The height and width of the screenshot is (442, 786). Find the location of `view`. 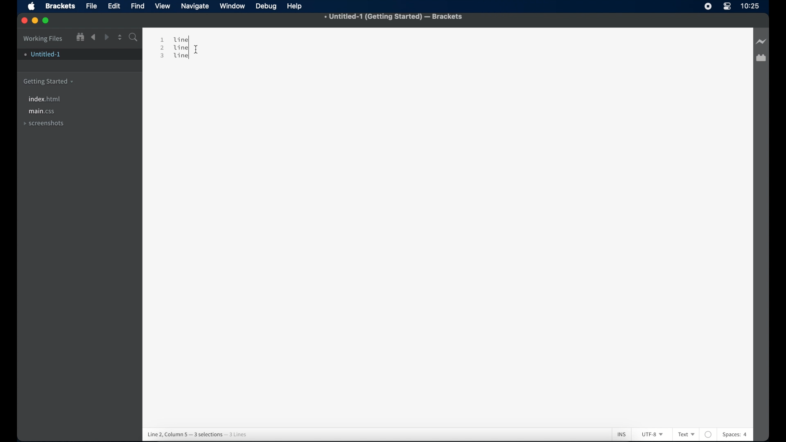

view is located at coordinates (163, 6).